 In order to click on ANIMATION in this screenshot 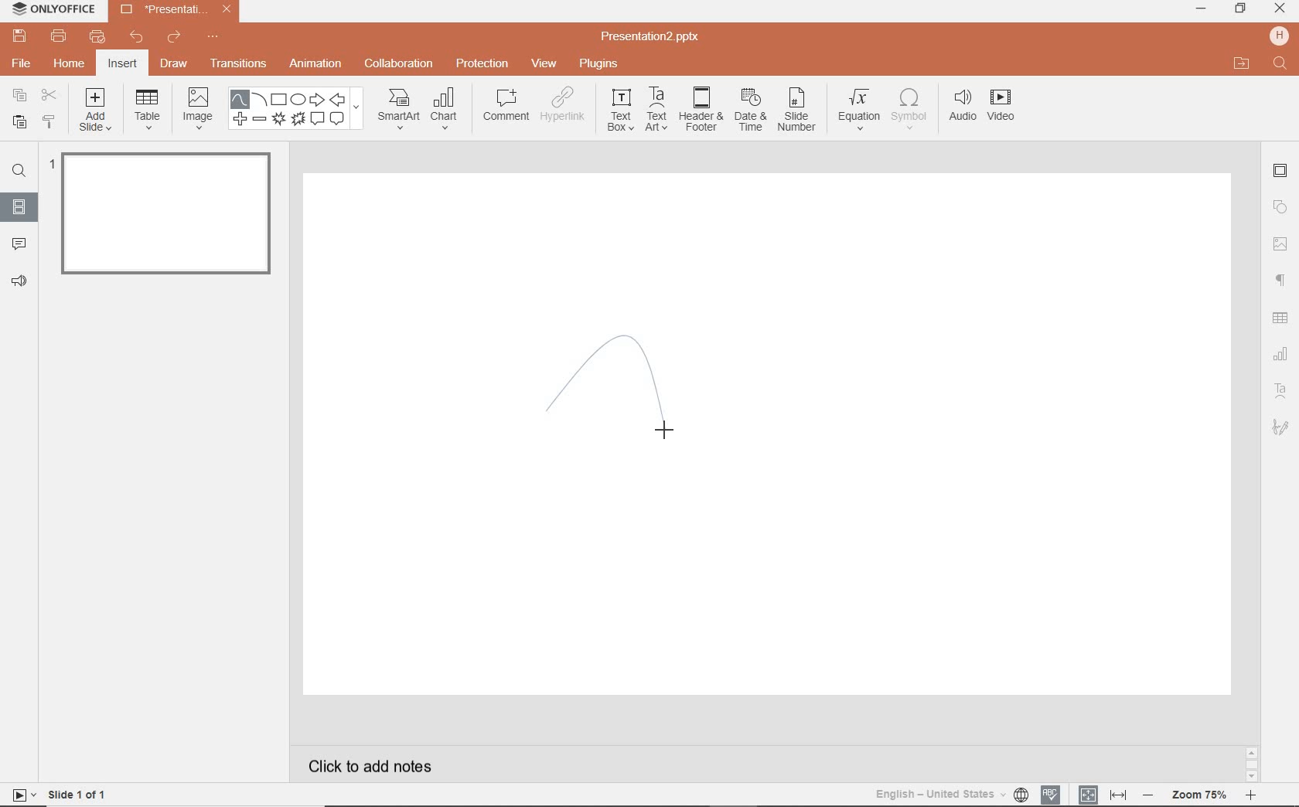, I will do `click(319, 64)`.